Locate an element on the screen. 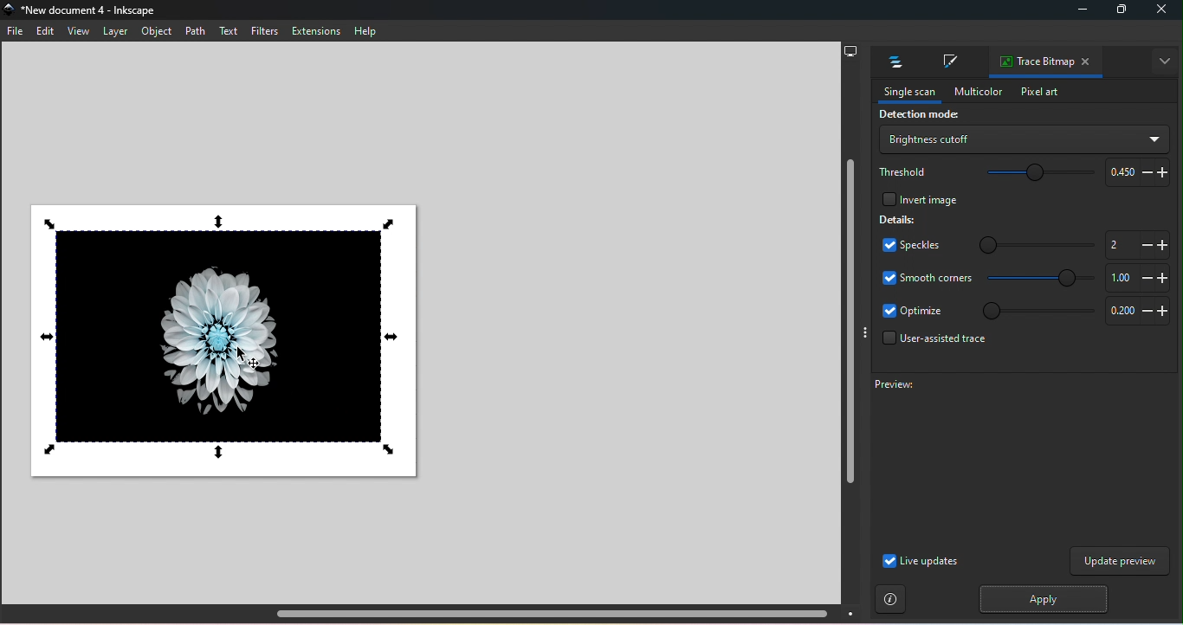  Filters is located at coordinates (263, 30).